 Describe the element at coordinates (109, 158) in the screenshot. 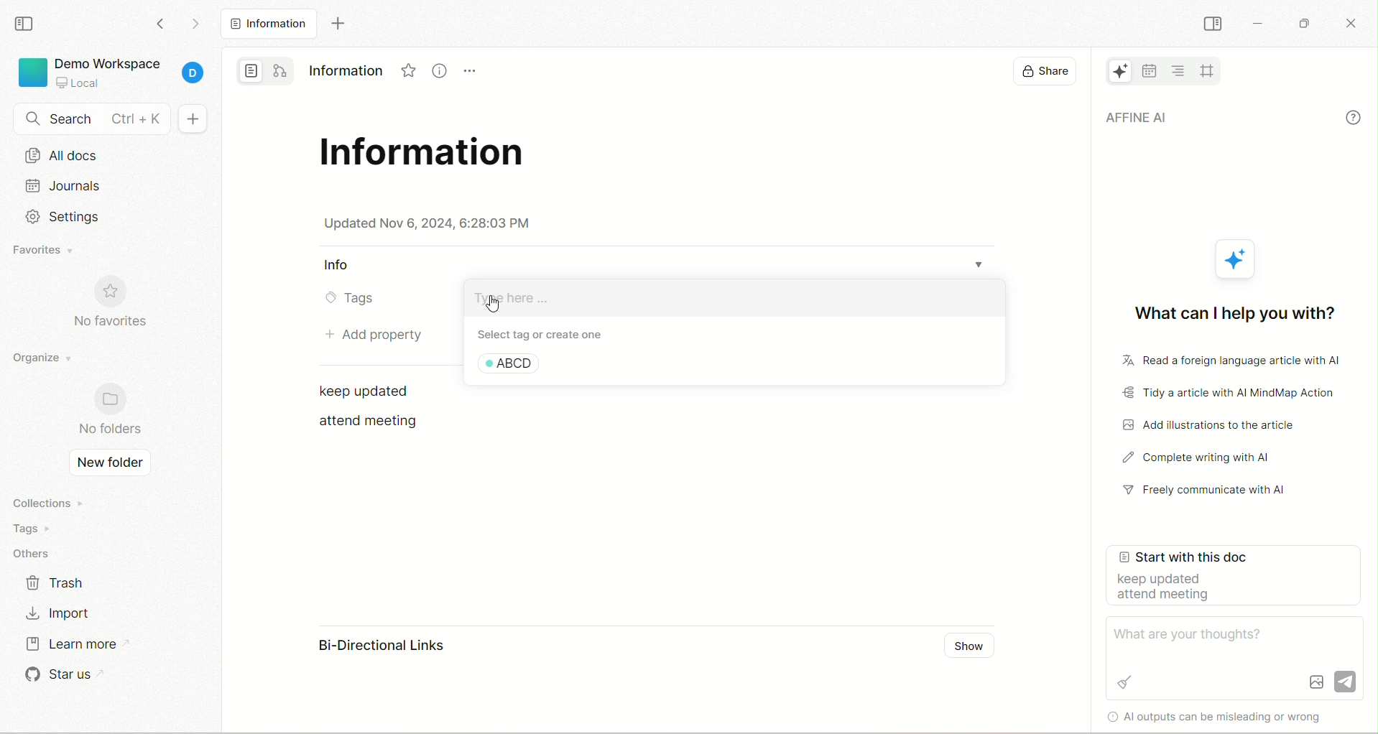

I see `all docs` at that location.